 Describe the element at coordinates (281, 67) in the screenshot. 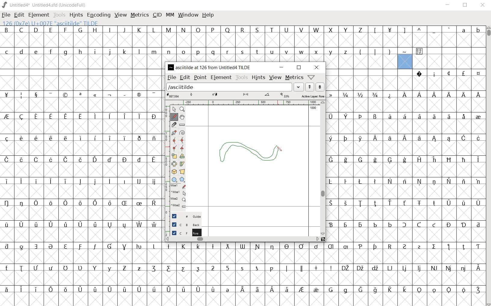

I see `minimize` at that location.